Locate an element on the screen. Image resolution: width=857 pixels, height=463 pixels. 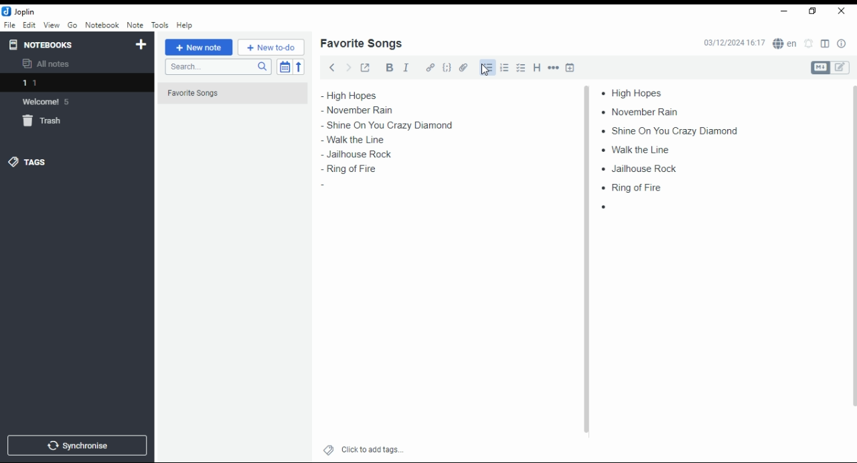
spell checker is located at coordinates (786, 43).